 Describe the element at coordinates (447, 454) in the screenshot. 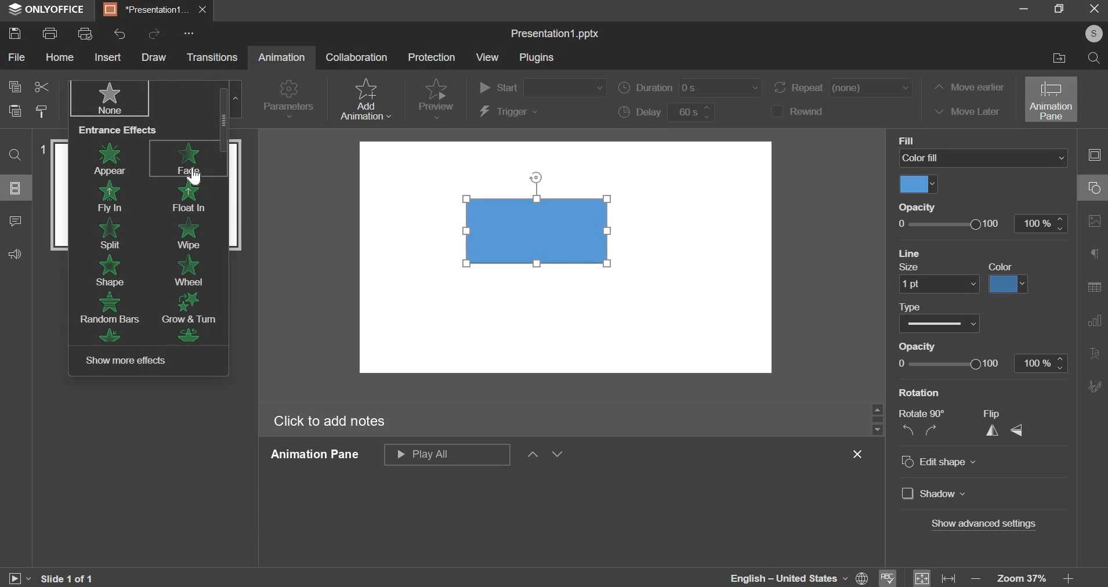

I see `animation play a;;pane` at that location.